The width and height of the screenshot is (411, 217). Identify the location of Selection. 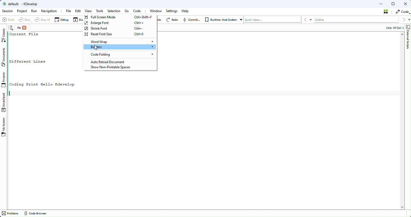
(115, 11).